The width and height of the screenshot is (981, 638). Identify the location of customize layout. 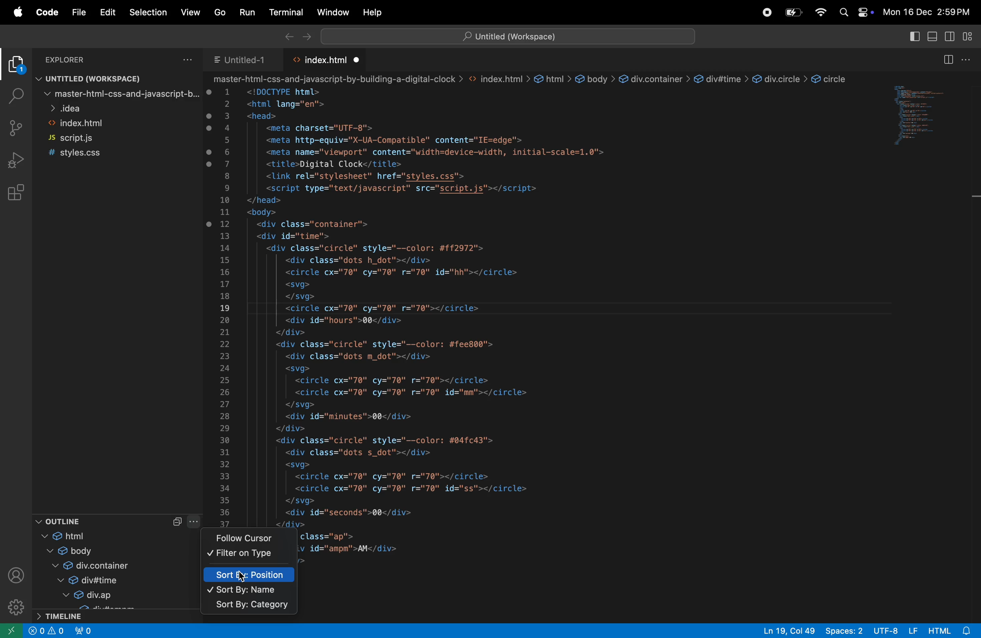
(969, 35).